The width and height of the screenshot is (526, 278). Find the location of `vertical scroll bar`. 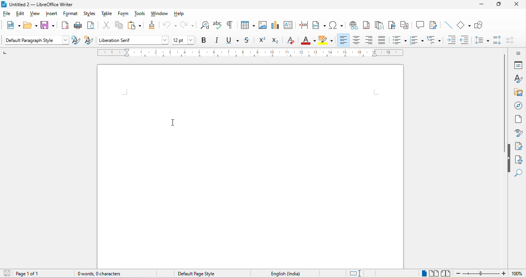

vertical scroll bar is located at coordinates (504, 104).